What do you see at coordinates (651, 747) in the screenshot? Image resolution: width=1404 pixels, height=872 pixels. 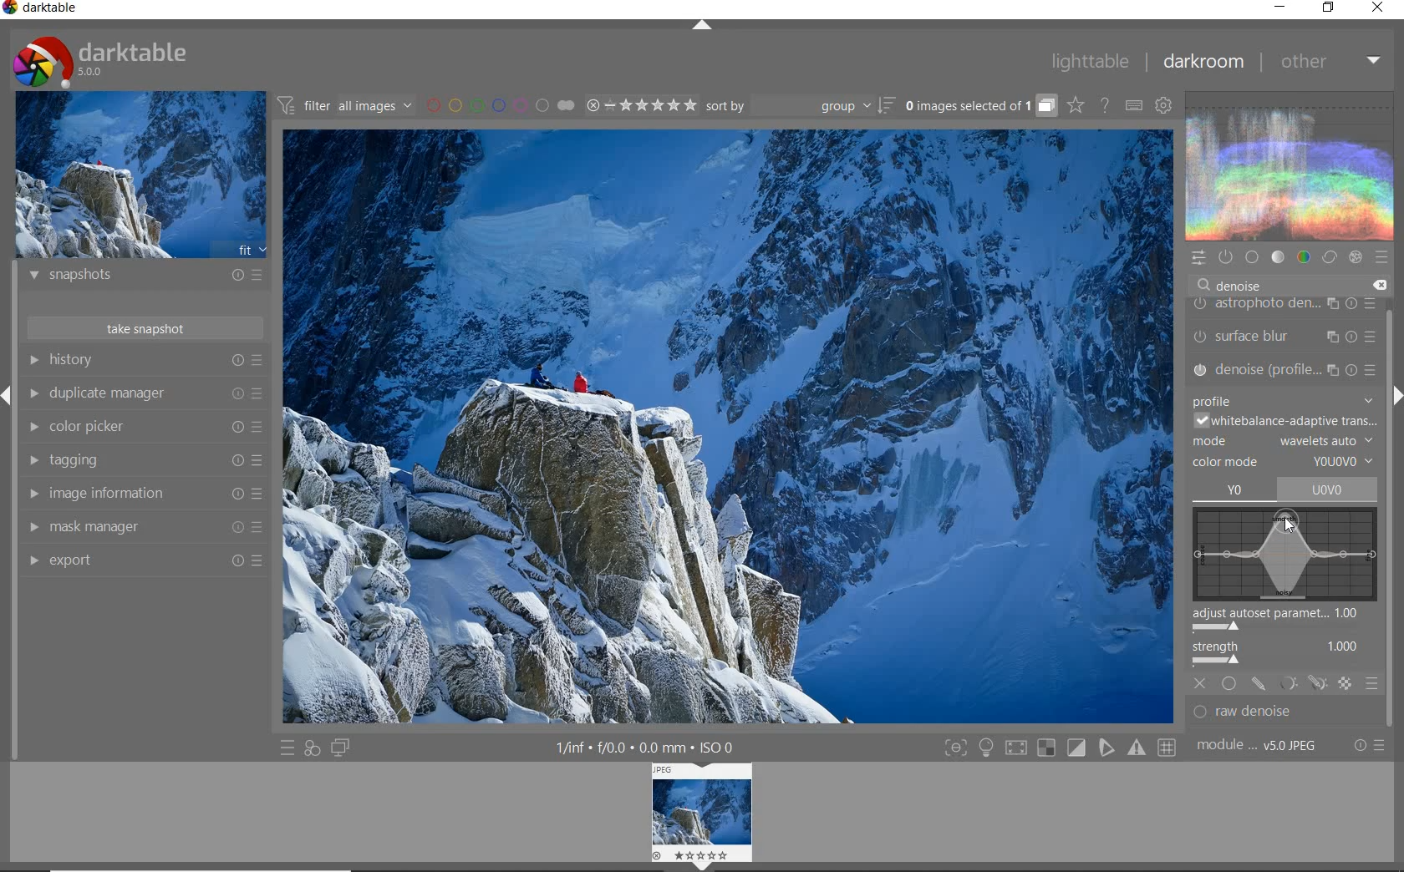 I see `1/inf*f/0.0 mm*ISO 0` at bounding box center [651, 747].